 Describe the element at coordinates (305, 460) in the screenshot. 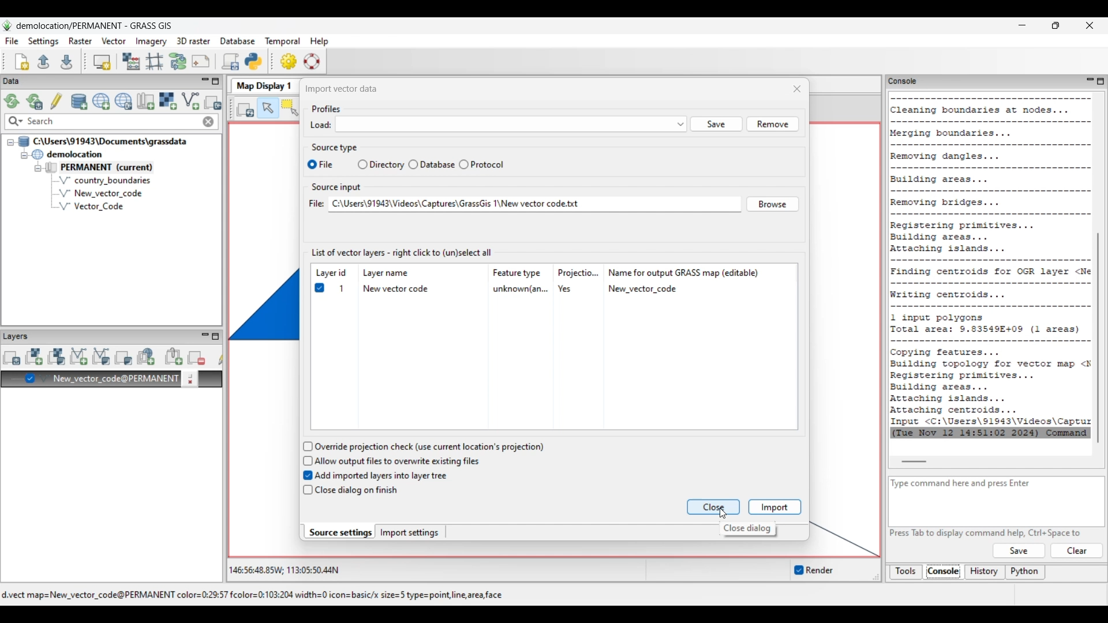

I see `checkbox` at that location.